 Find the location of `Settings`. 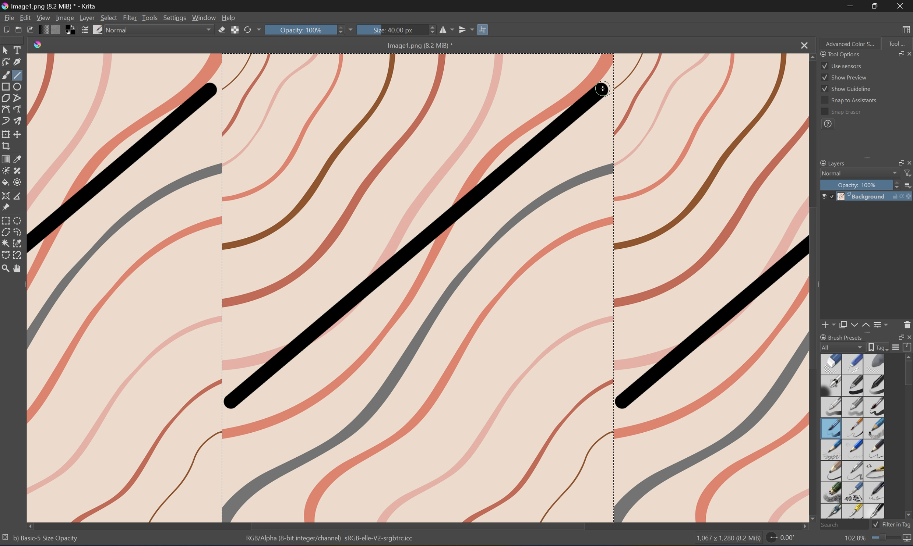

Settings is located at coordinates (174, 18).